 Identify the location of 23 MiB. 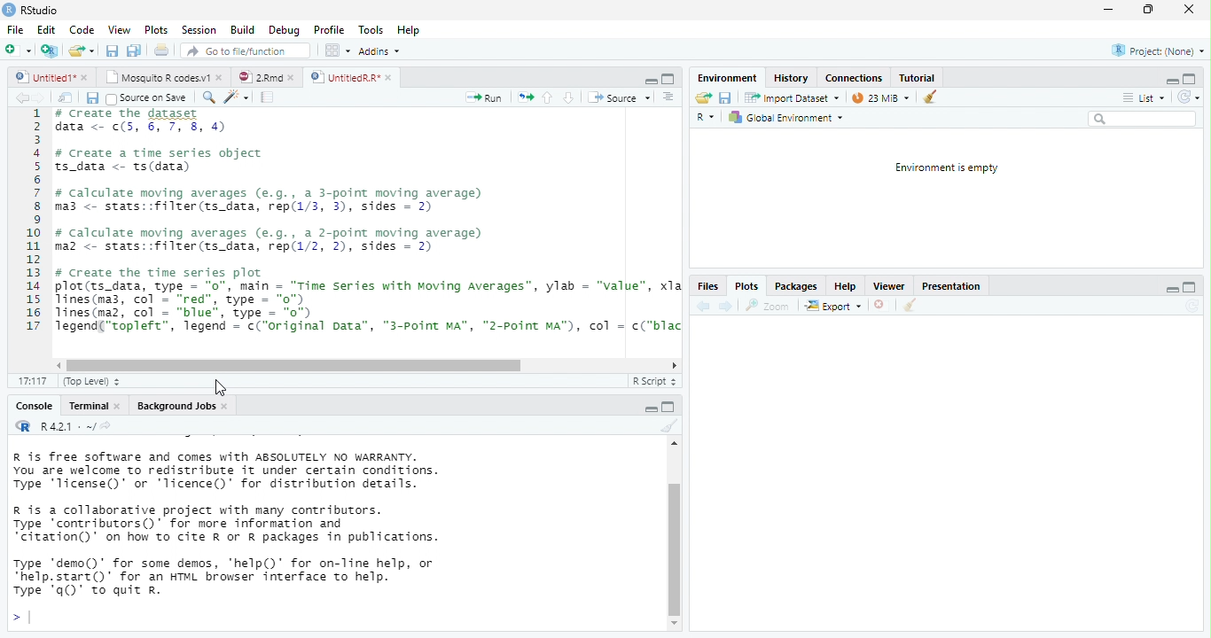
(879, 97).